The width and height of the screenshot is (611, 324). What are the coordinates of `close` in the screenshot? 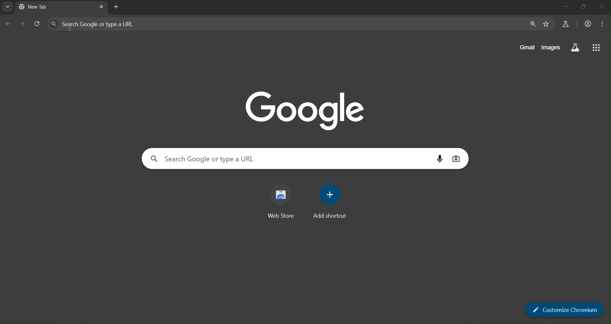 It's located at (602, 7).